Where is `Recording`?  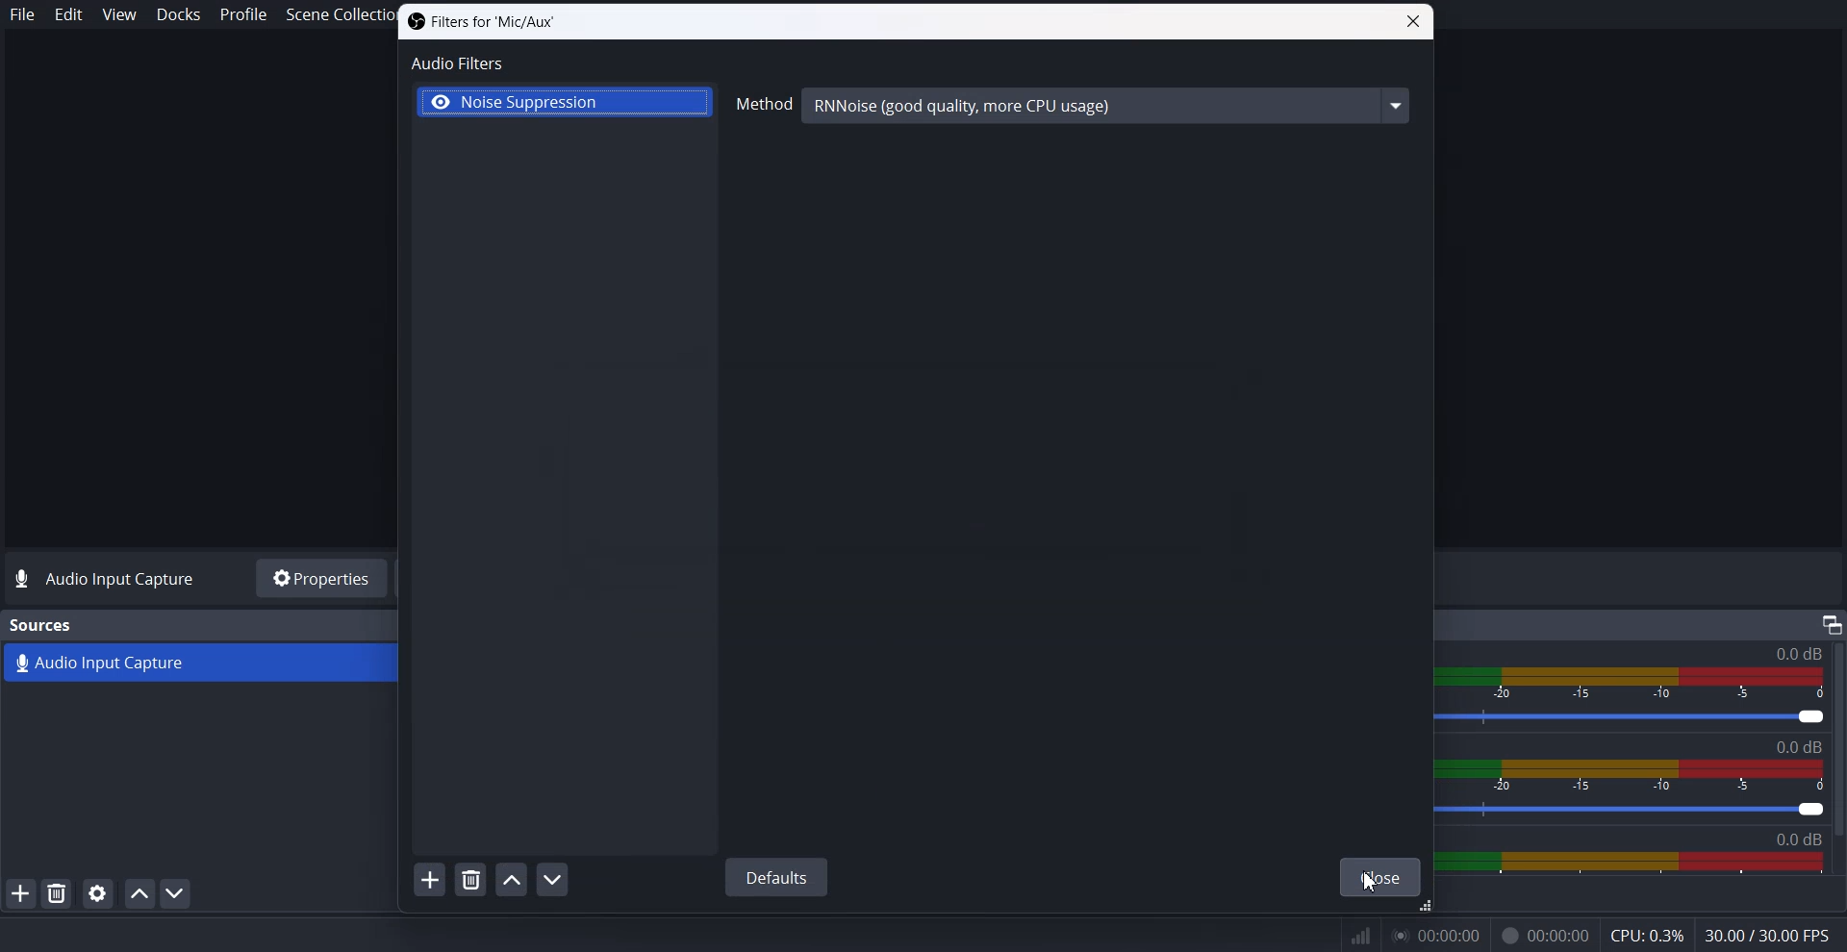 Recording is located at coordinates (1545, 937).